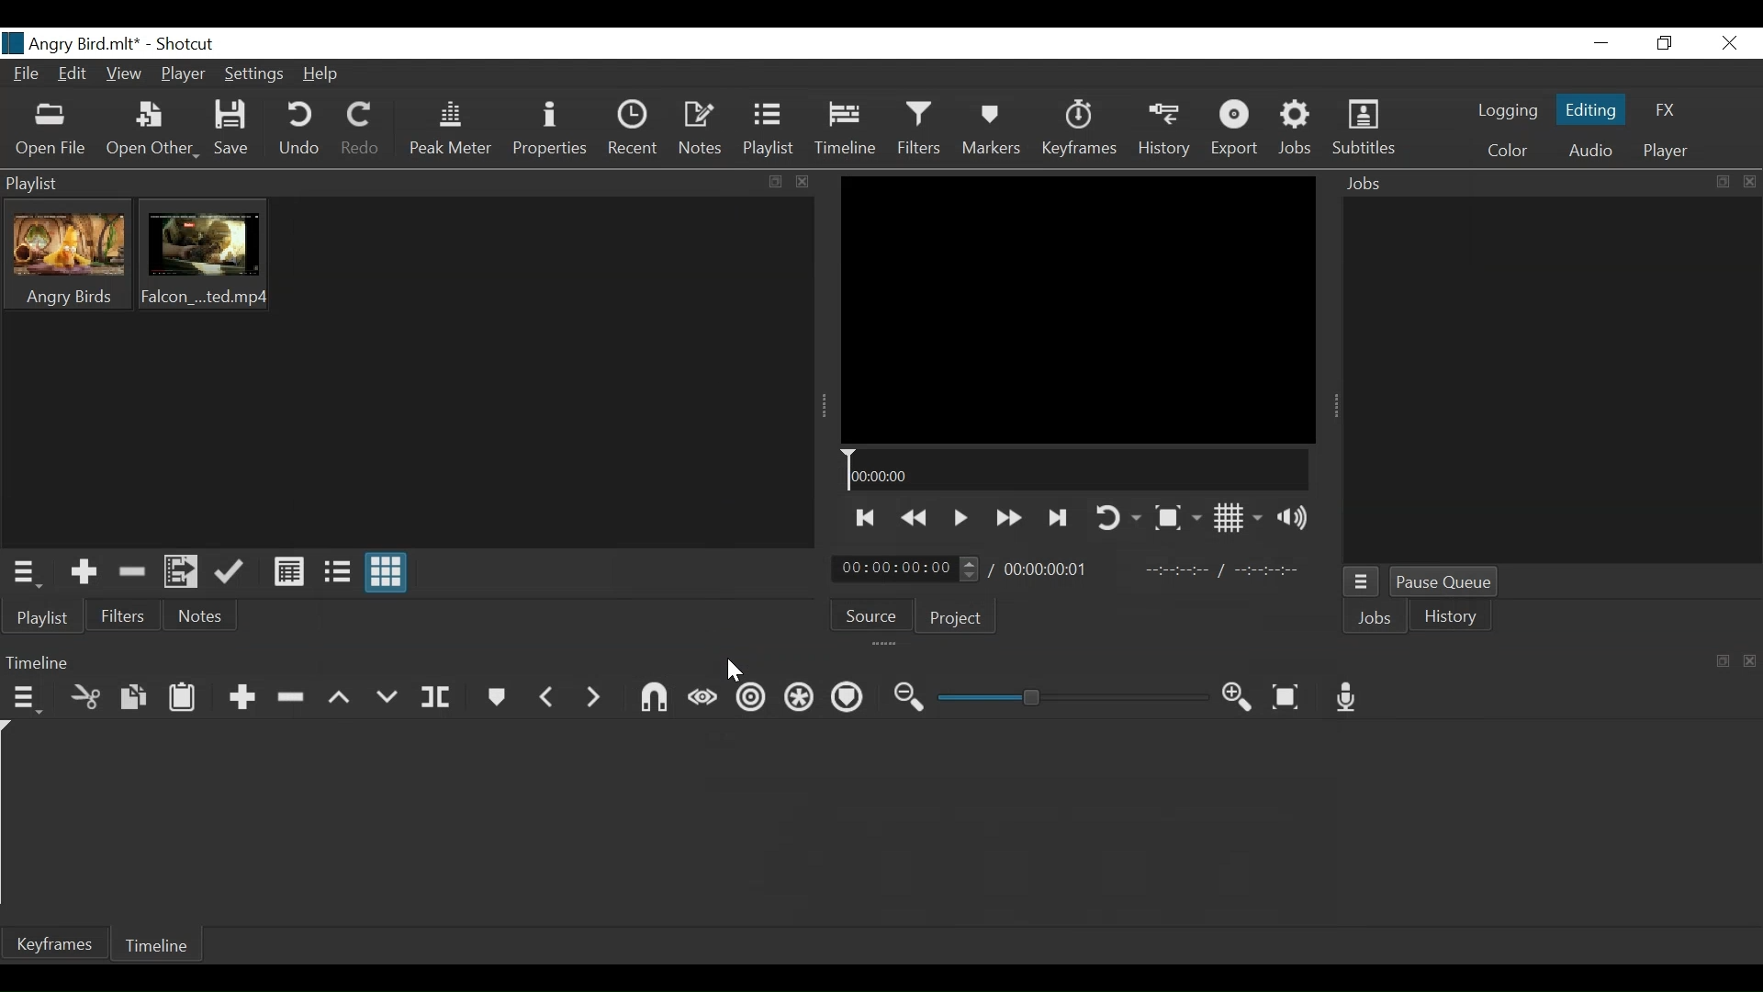  What do you see at coordinates (1071, 695) in the screenshot?
I see `Zoom Slider` at bounding box center [1071, 695].